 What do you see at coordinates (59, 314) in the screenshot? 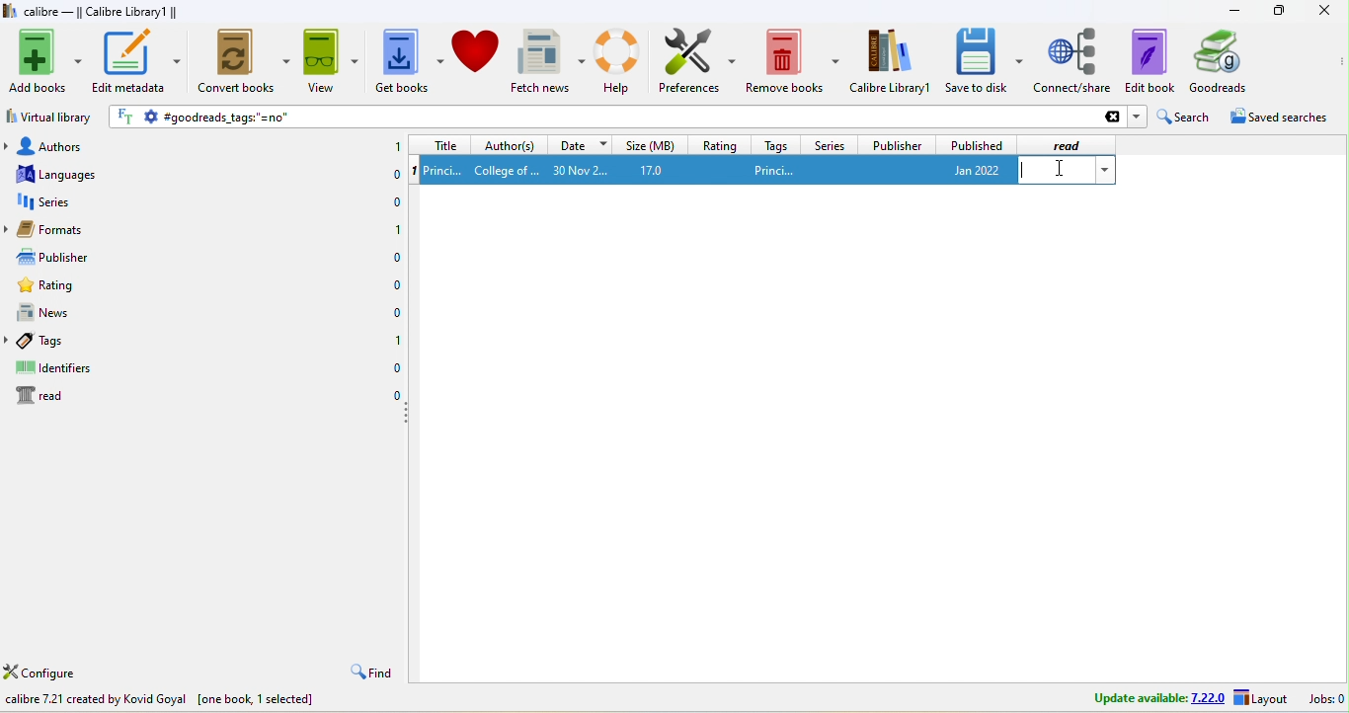
I see `news` at bounding box center [59, 314].